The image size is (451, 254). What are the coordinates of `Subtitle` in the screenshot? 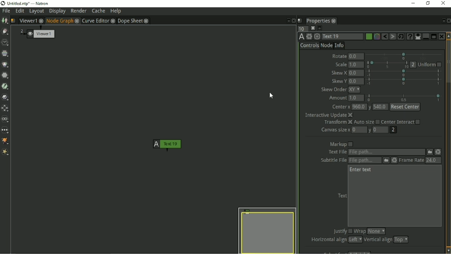 It's located at (385, 161).